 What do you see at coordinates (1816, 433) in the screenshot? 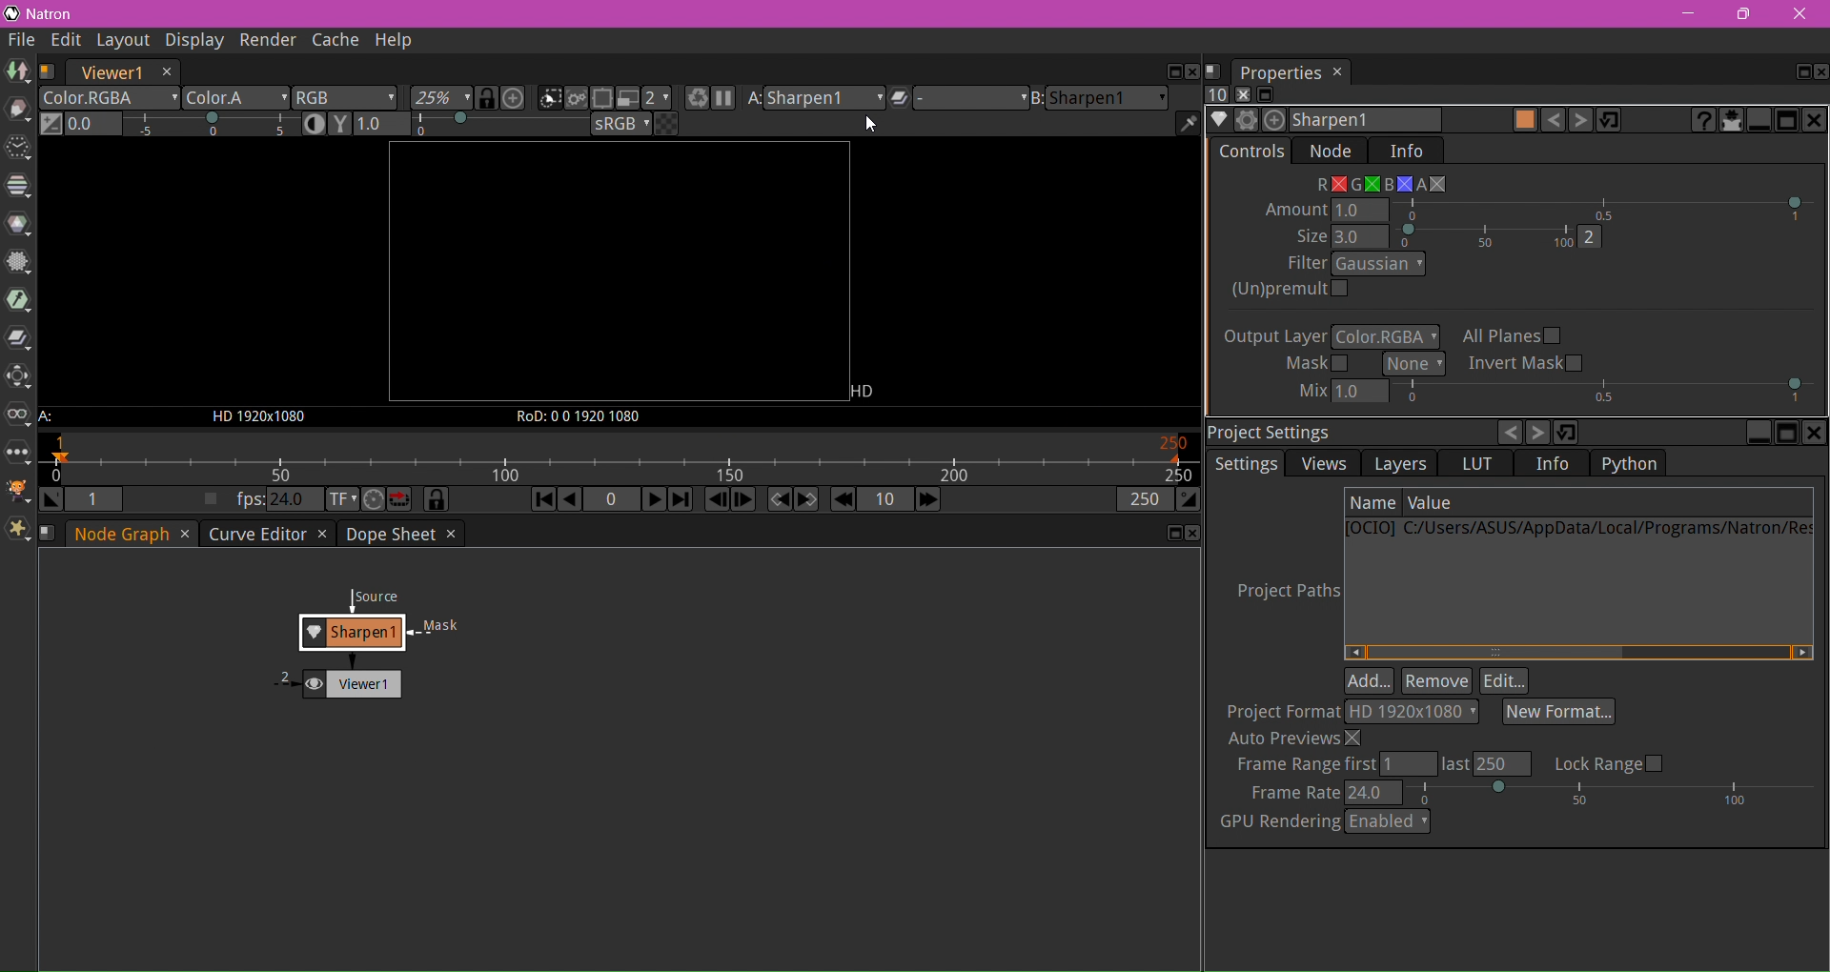
I see `Close` at bounding box center [1816, 433].